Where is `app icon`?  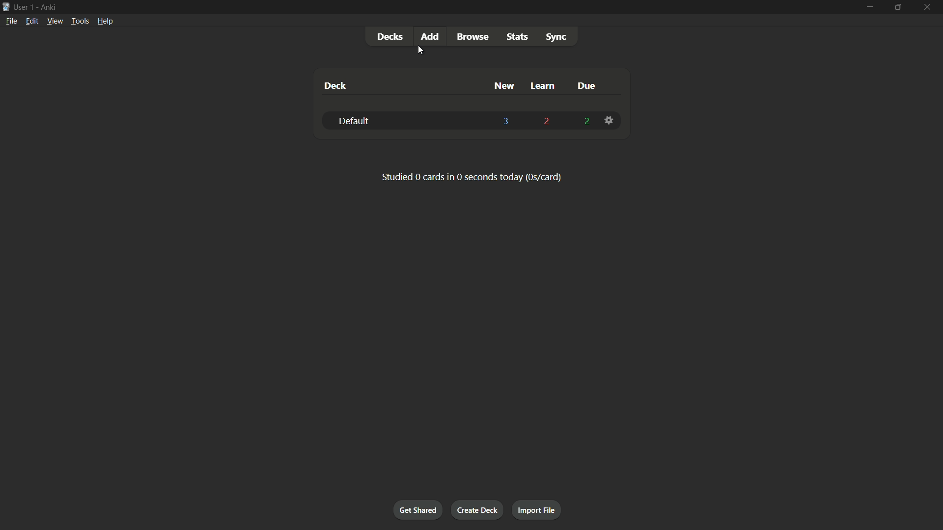
app icon is located at coordinates (6, 6).